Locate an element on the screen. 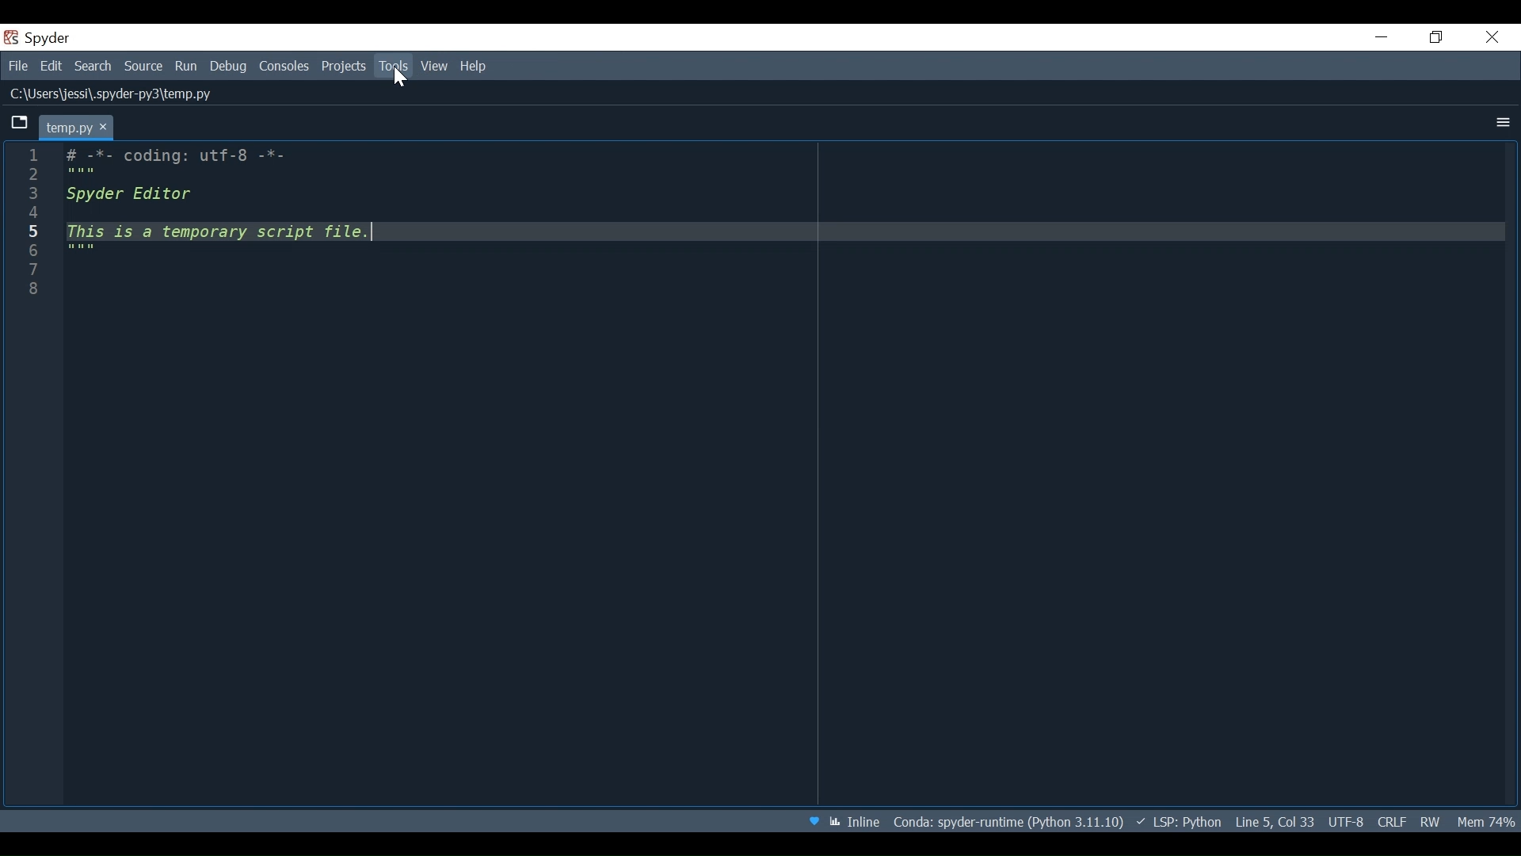 The height and width of the screenshot is (856, 1521). File Path is located at coordinates (116, 93).